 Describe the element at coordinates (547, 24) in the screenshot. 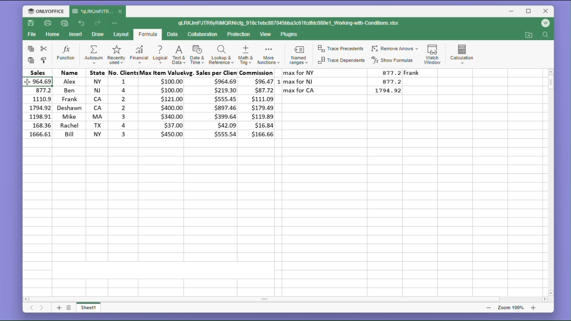

I see `account  logo` at that location.